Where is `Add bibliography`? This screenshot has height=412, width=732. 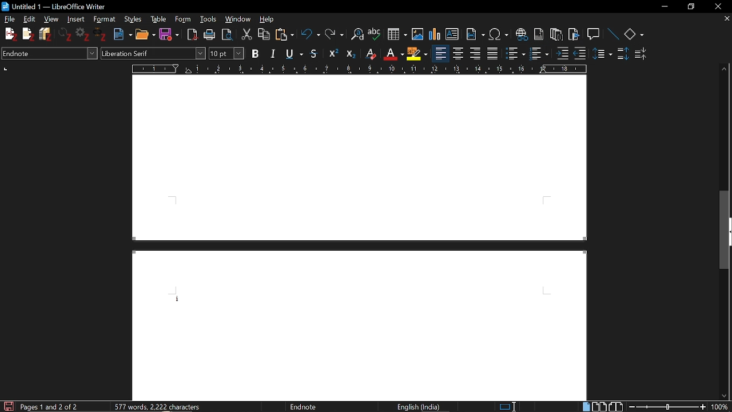 Add bibliography is located at coordinates (47, 34).